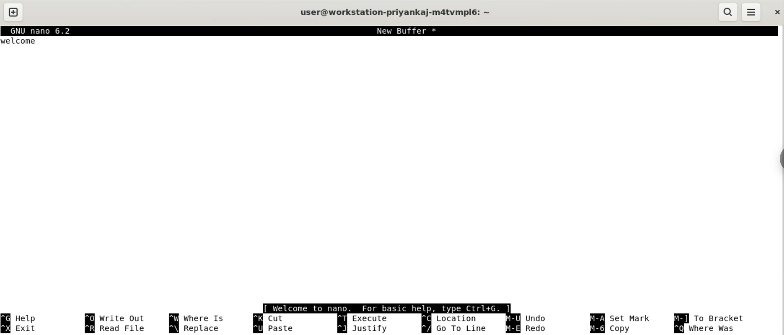 This screenshot has height=335, width=784. What do you see at coordinates (116, 318) in the screenshot?
I see `write out` at bounding box center [116, 318].